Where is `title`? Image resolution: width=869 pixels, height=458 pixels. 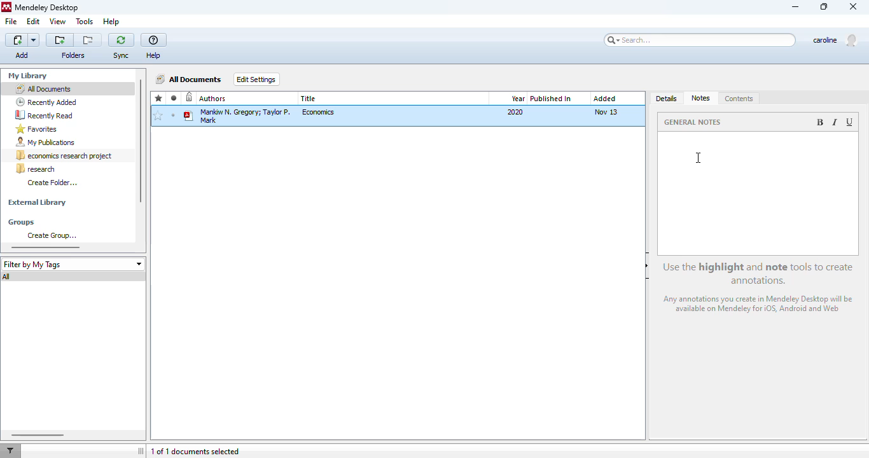 title is located at coordinates (309, 99).